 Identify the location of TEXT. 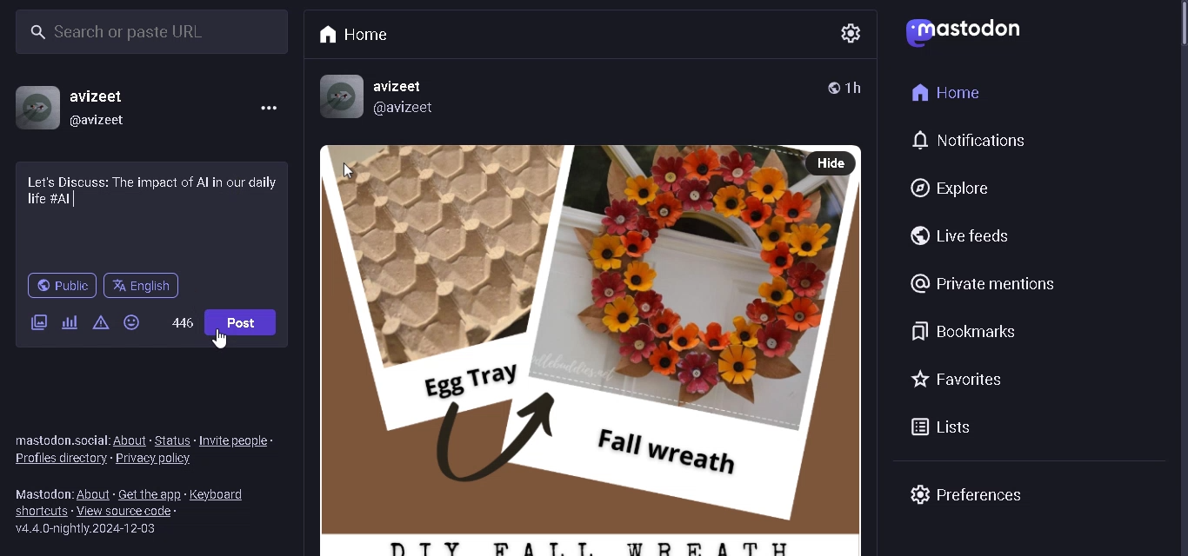
(58, 440).